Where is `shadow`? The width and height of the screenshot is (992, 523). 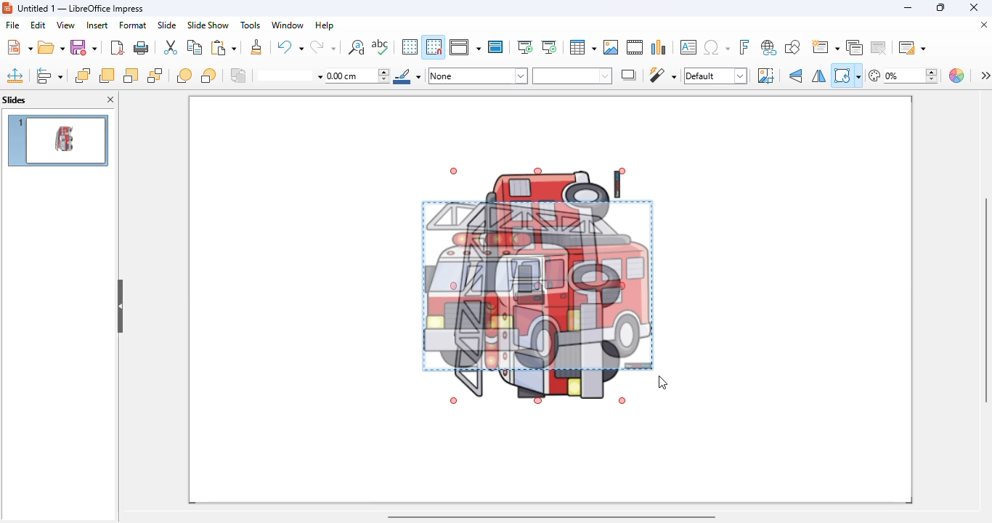 shadow is located at coordinates (630, 75).